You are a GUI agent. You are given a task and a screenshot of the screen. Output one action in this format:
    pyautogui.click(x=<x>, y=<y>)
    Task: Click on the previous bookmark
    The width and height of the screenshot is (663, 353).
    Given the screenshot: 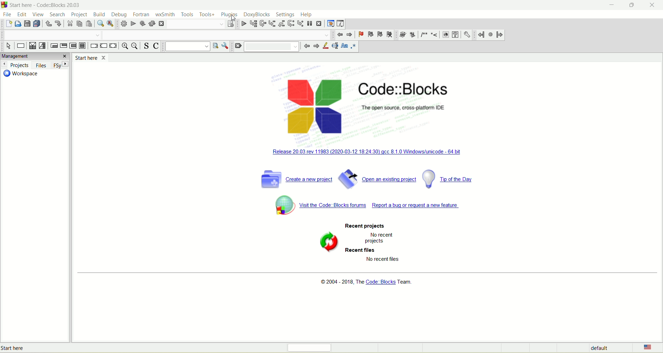 What is the action you would take?
    pyautogui.click(x=371, y=34)
    